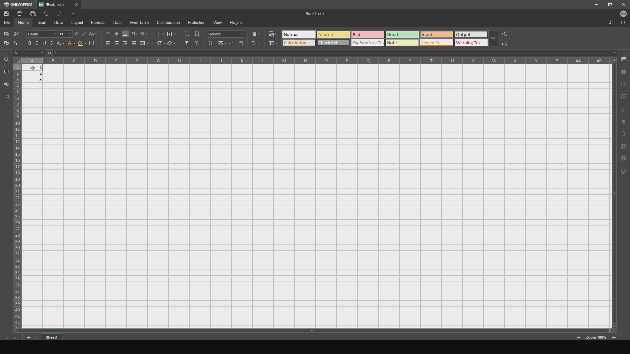 This screenshot has width=630, height=354. I want to click on italic, so click(37, 42).